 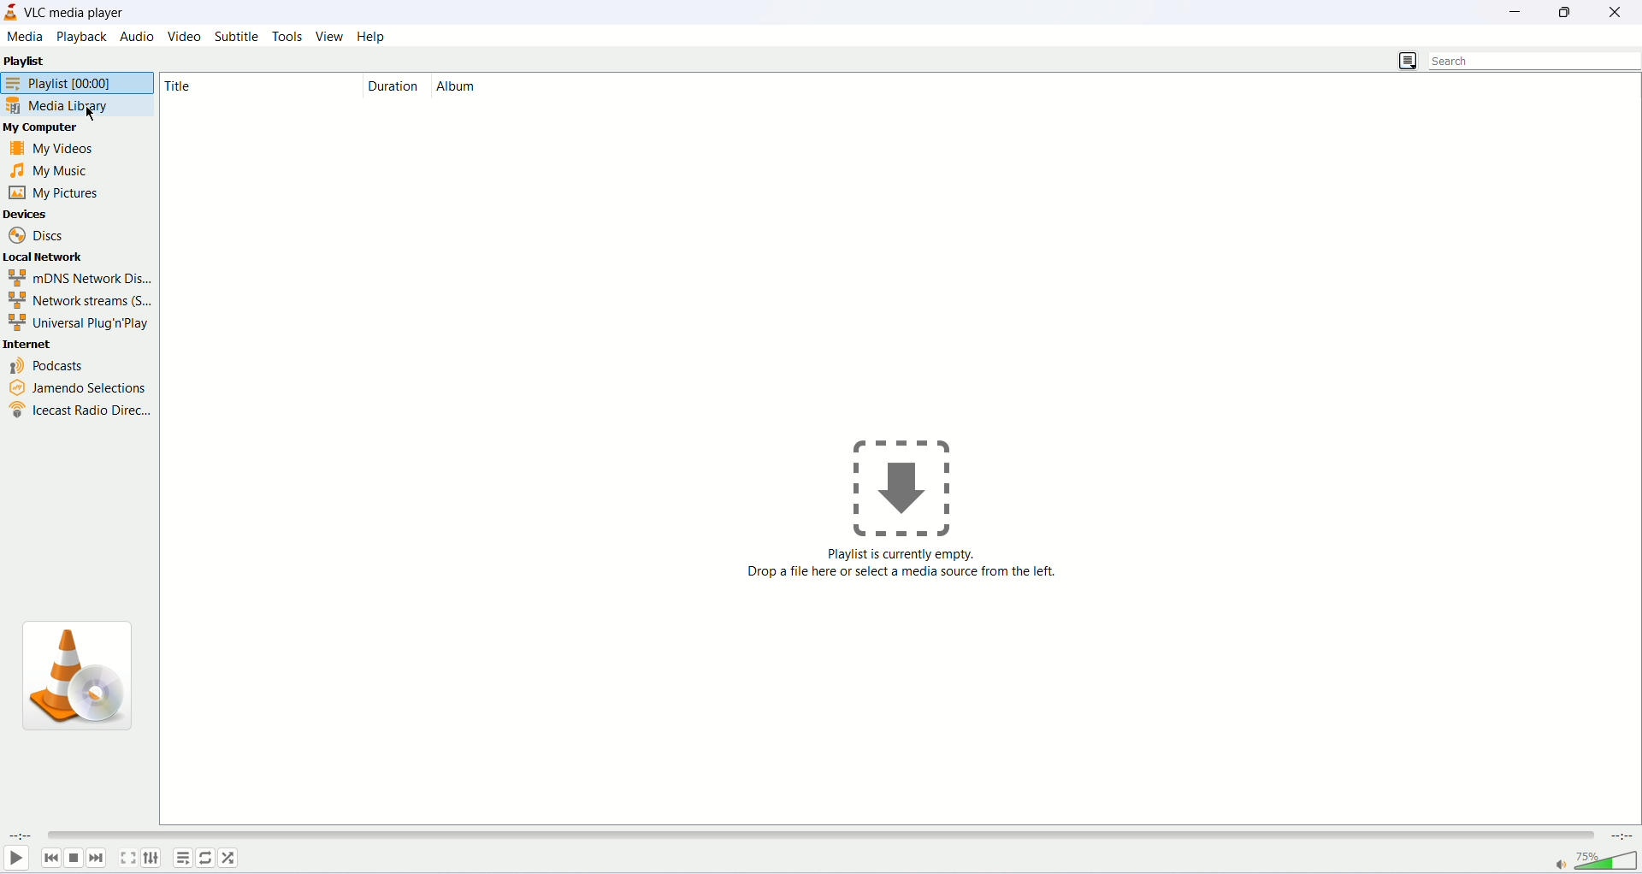 I want to click on my pictures, so click(x=56, y=193).